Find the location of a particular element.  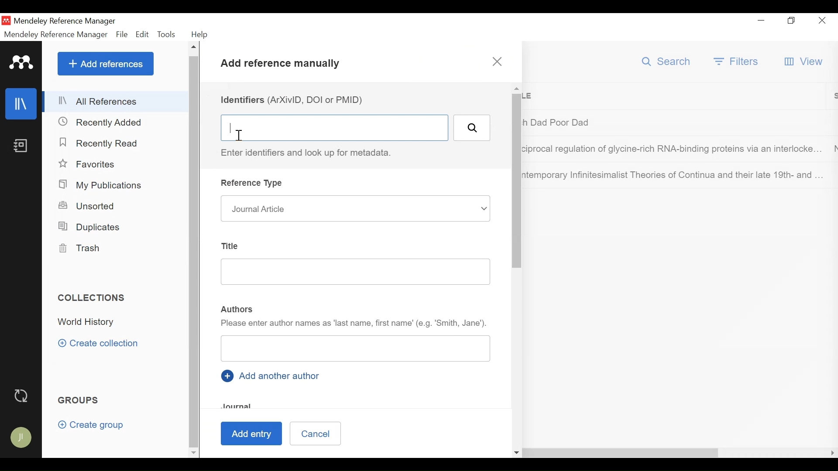

Vertical Scroll Bar is located at coordinates (517, 181).